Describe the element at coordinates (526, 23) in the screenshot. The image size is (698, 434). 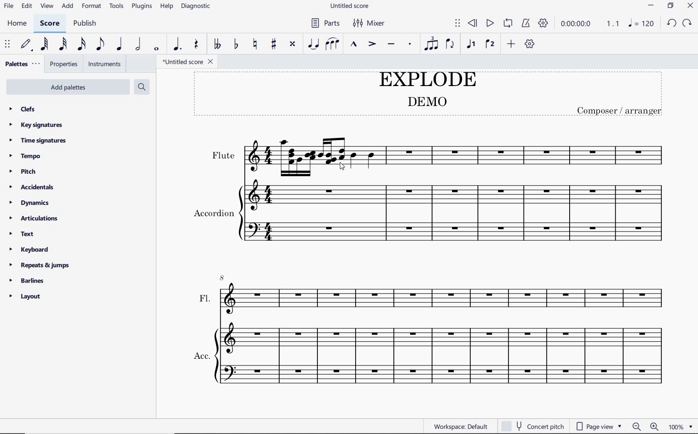
I see `metronome` at that location.